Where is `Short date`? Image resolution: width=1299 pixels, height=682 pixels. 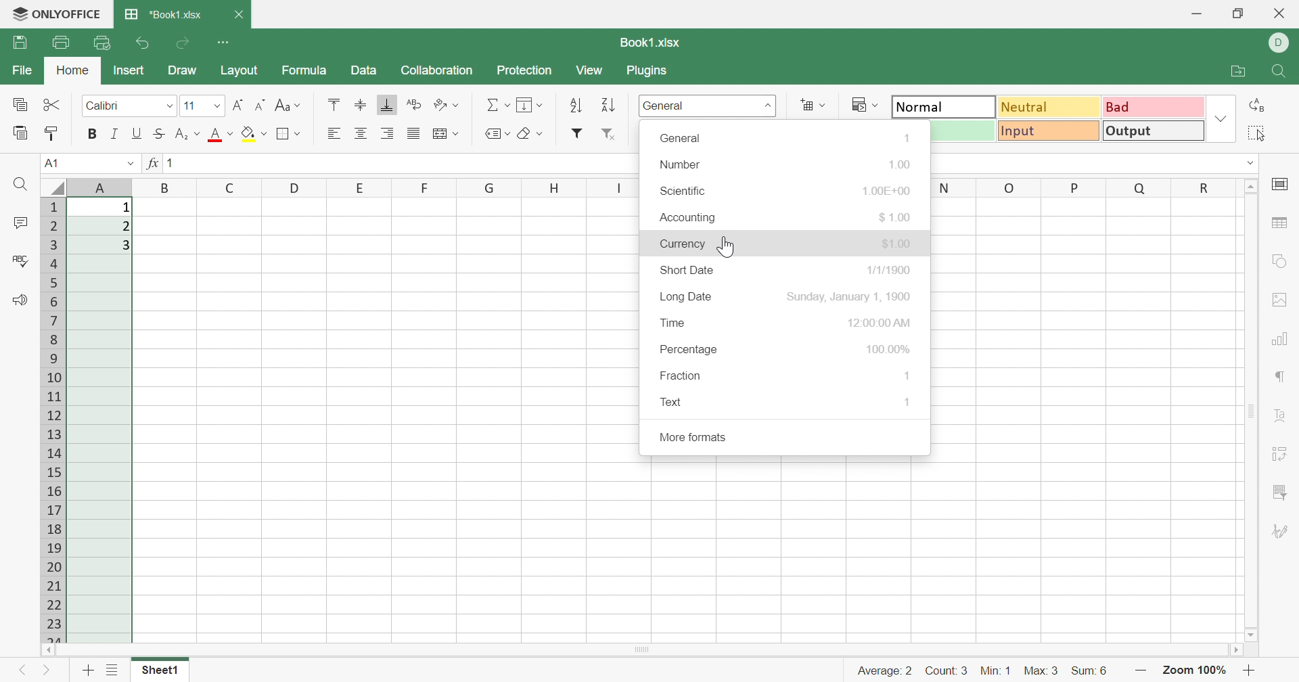 Short date is located at coordinates (688, 272).